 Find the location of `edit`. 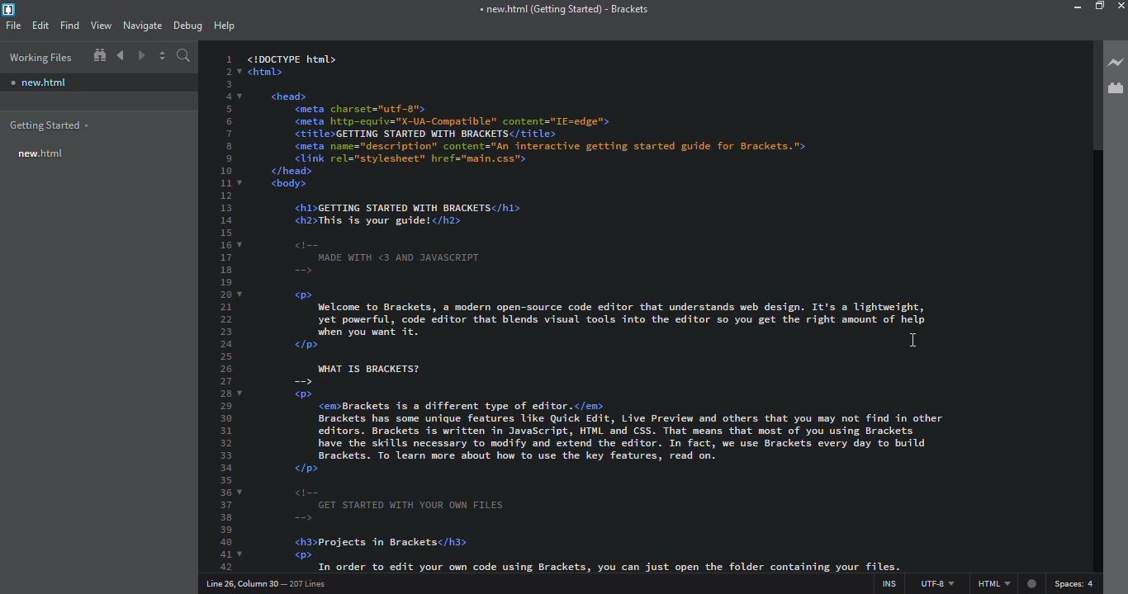

edit is located at coordinates (40, 25).